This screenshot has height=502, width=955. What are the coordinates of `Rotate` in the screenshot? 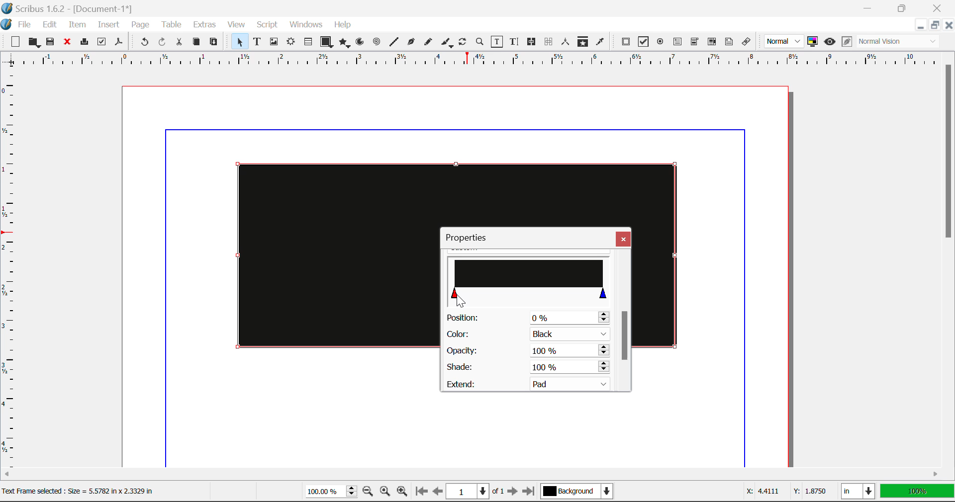 It's located at (463, 42).